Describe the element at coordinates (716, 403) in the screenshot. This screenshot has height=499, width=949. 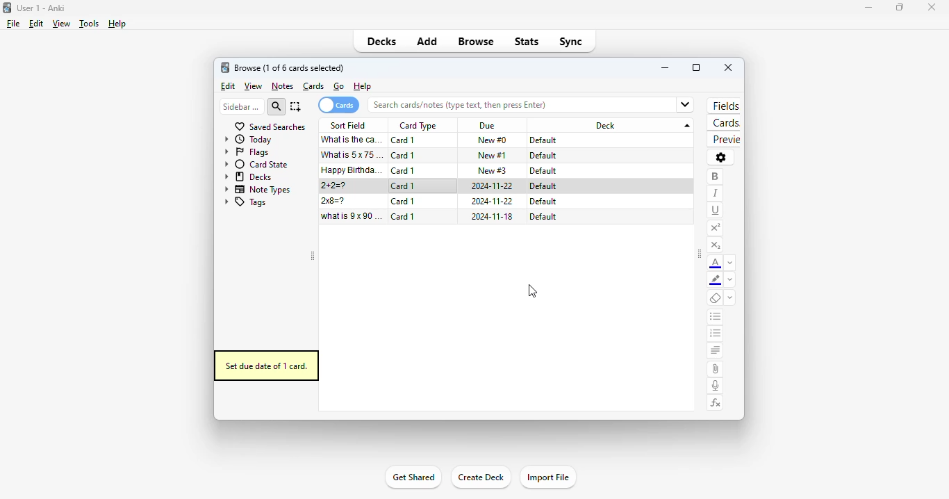
I see `equations` at that location.